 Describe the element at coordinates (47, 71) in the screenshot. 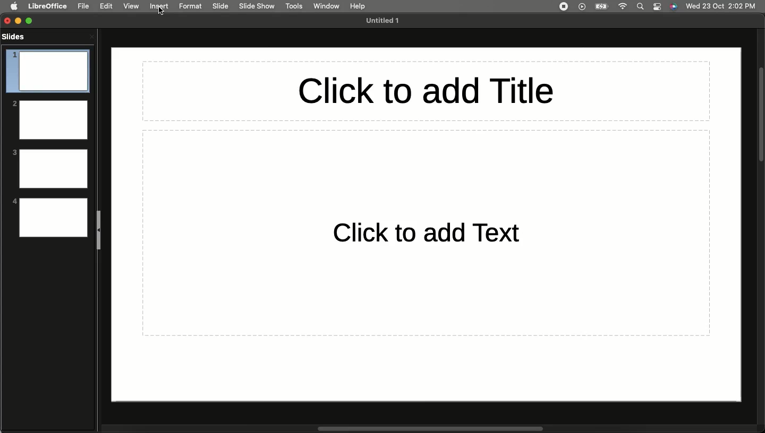

I see `1` at that location.